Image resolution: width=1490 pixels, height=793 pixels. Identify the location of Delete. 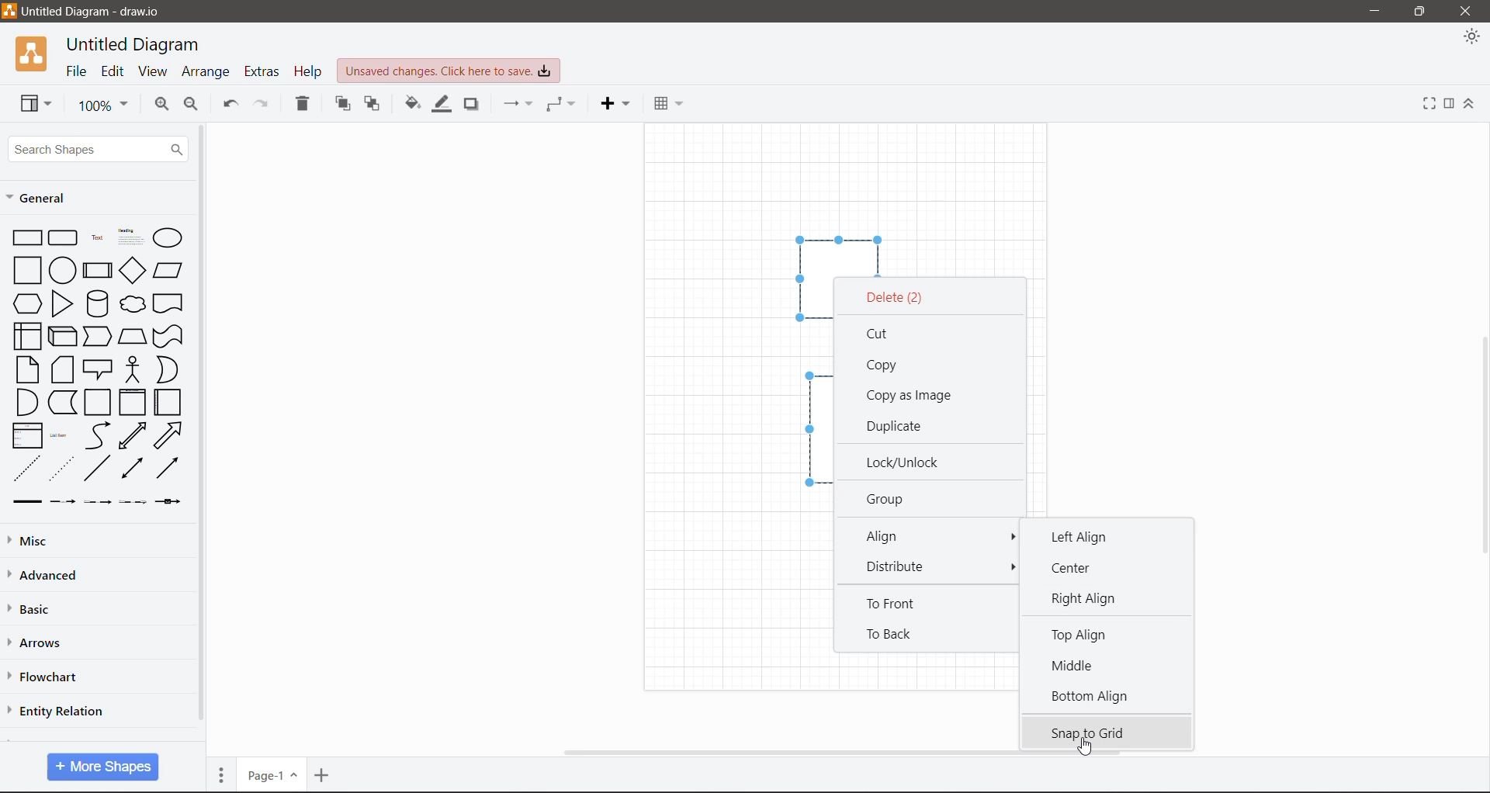
(896, 298).